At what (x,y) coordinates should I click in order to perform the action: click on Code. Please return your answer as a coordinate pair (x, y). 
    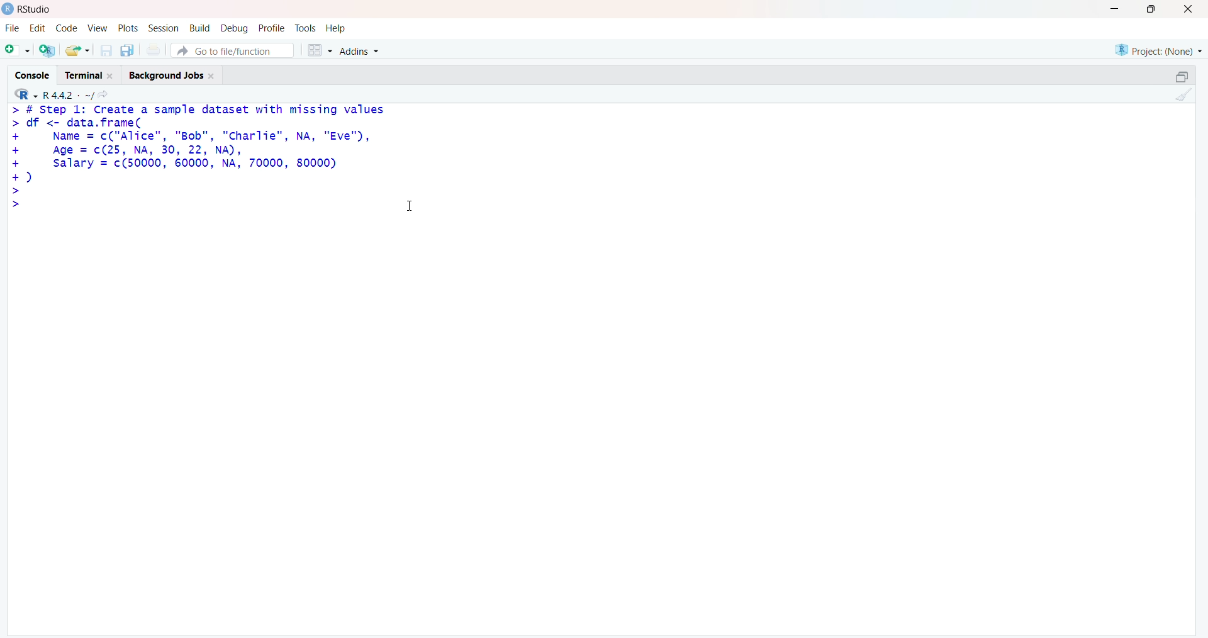
    Looking at the image, I should click on (64, 28).